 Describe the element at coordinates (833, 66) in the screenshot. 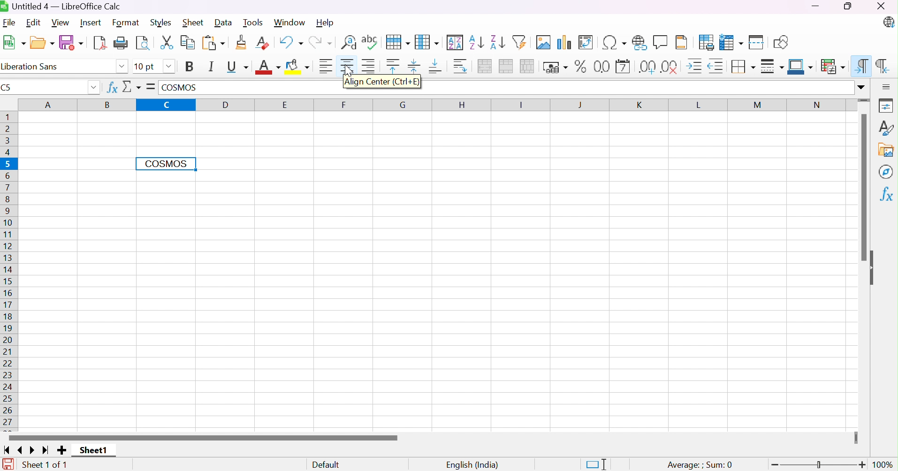

I see `Conditional` at that location.